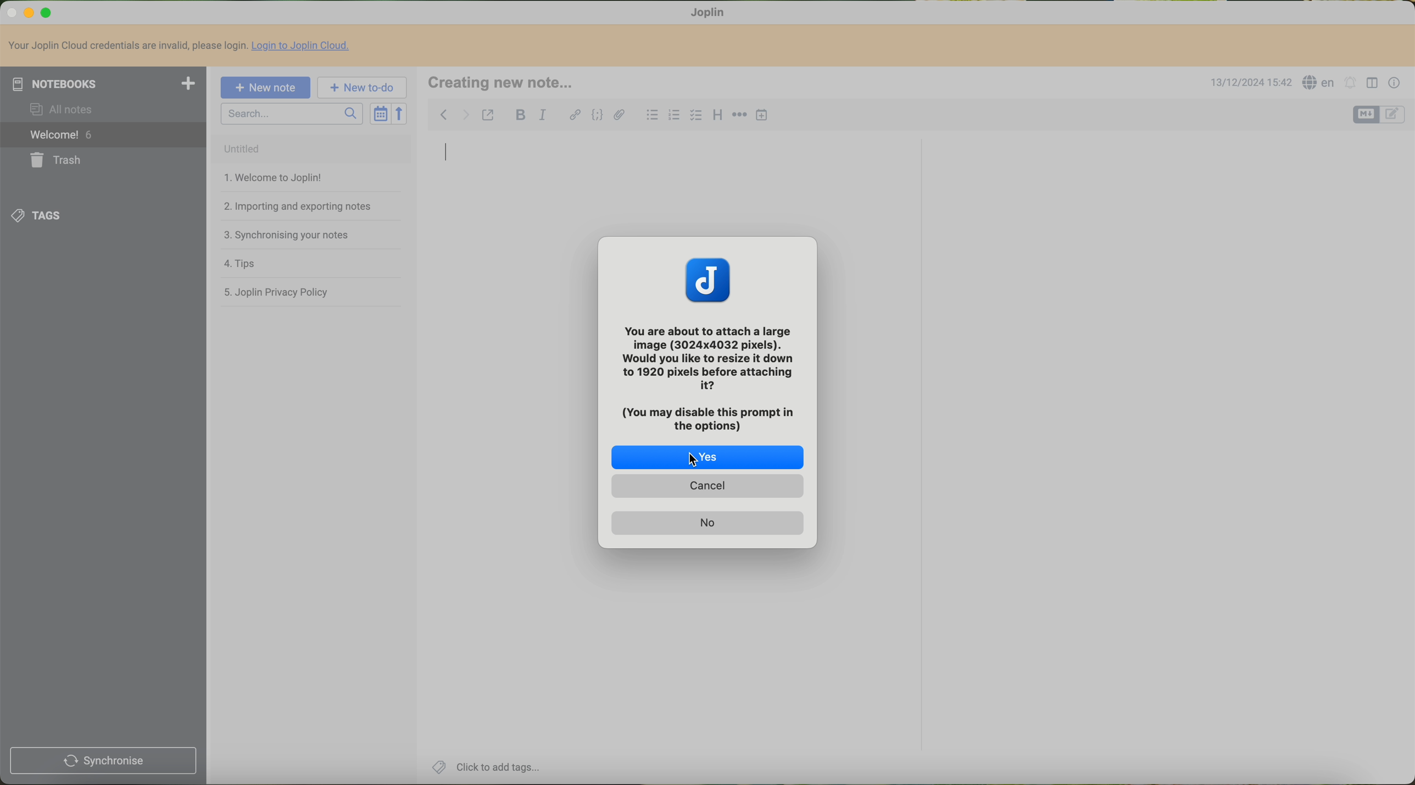  What do you see at coordinates (508, 83) in the screenshot?
I see `creating new note` at bounding box center [508, 83].